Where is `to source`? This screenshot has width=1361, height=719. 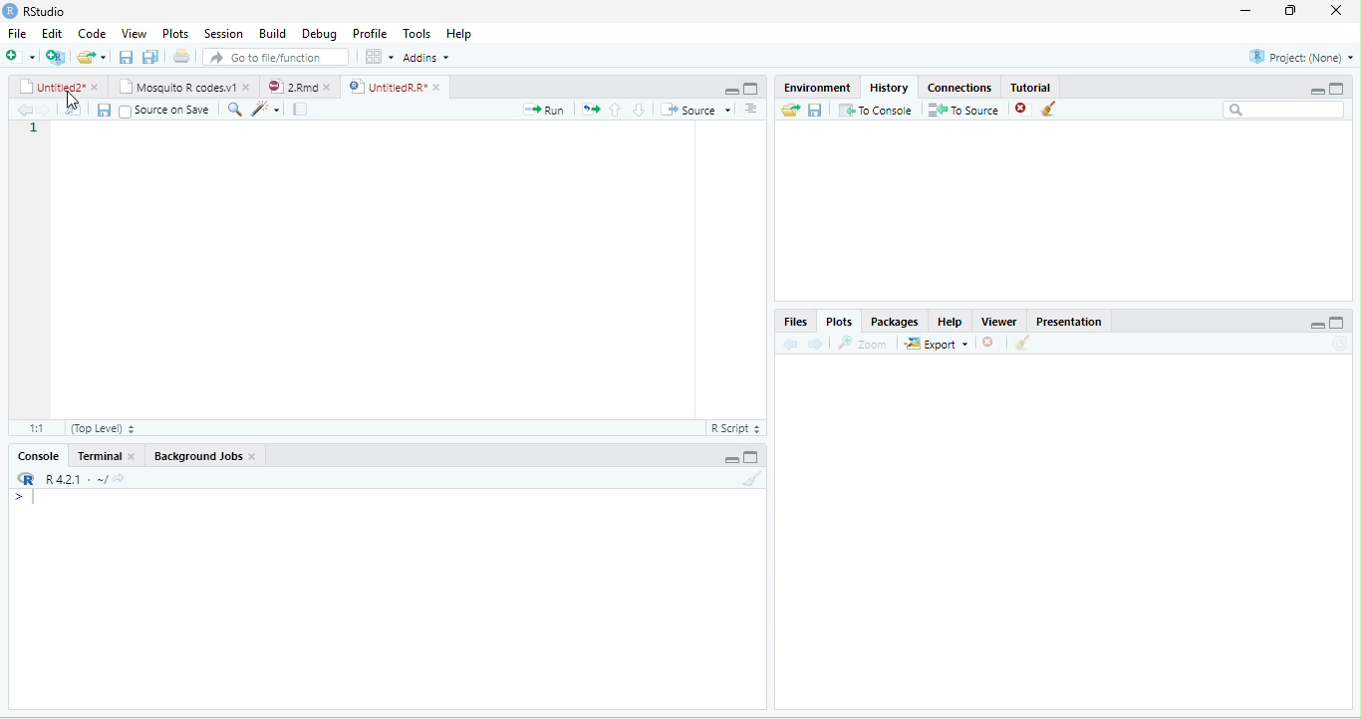 to source is located at coordinates (961, 111).